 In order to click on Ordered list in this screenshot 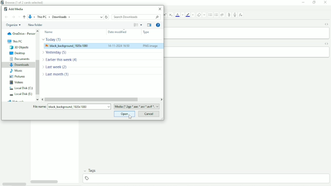, I will do `click(216, 15)`.